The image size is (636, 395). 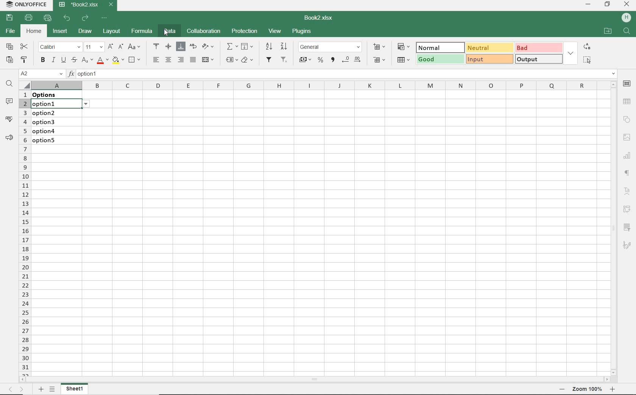 I want to click on PERCENT STYLE, so click(x=320, y=61).